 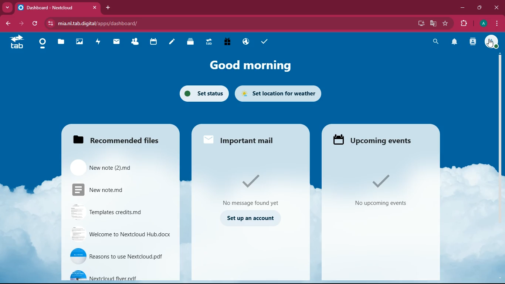 I want to click on tasks, so click(x=263, y=41).